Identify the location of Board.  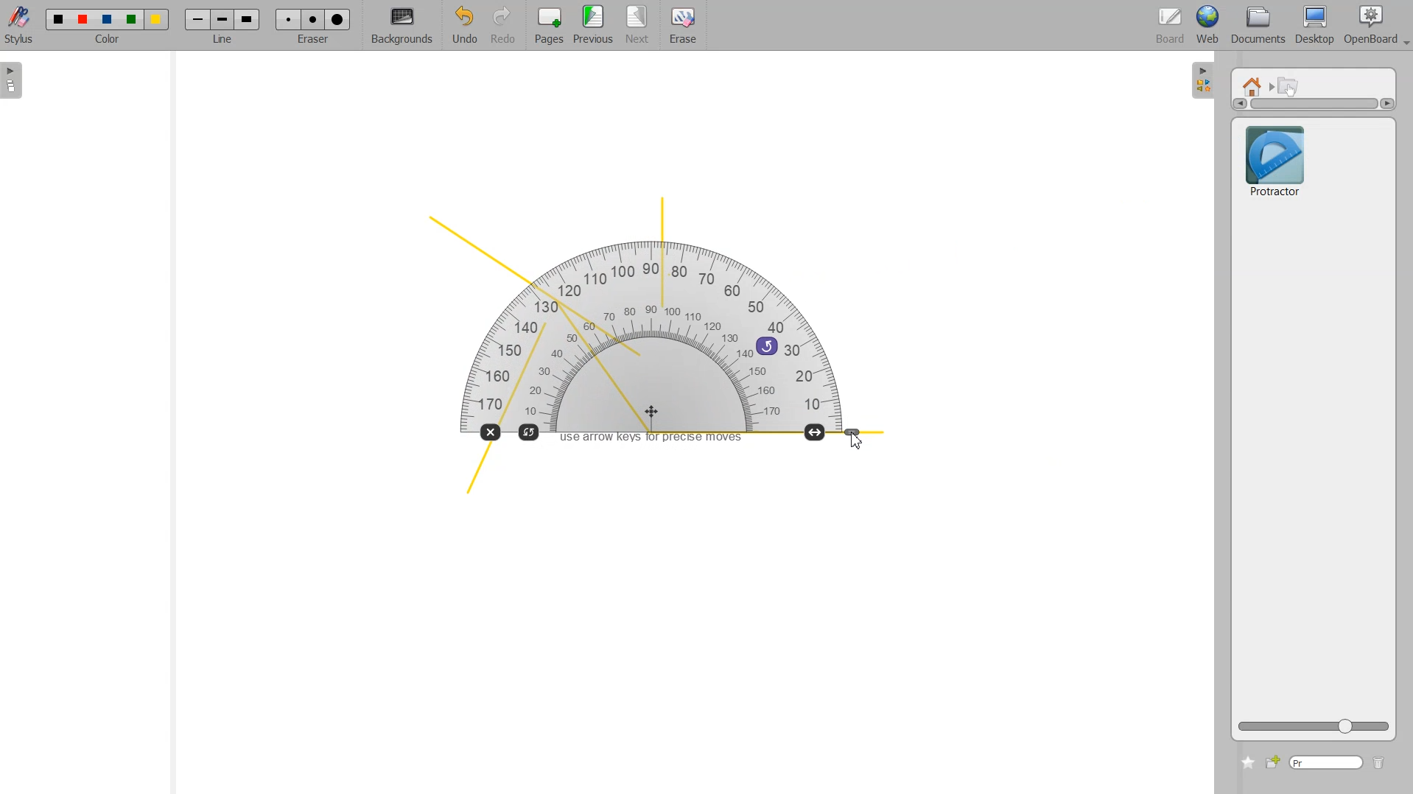
(1171, 27).